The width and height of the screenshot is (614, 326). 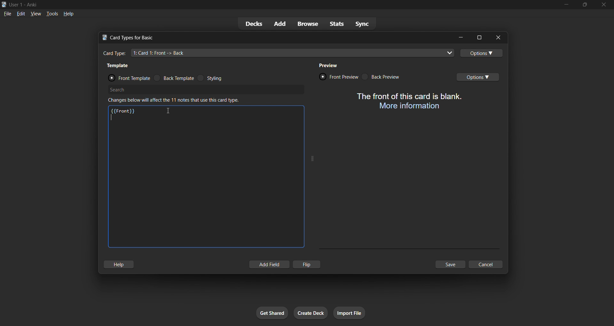 What do you see at coordinates (335, 25) in the screenshot?
I see `stats` at bounding box center [335, 25].